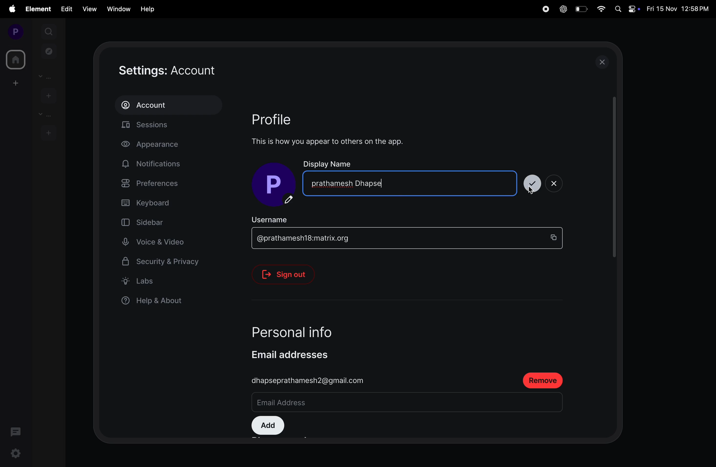 This screenshot has height=467, width=716. I want to click on date and time, so click(679, 10).